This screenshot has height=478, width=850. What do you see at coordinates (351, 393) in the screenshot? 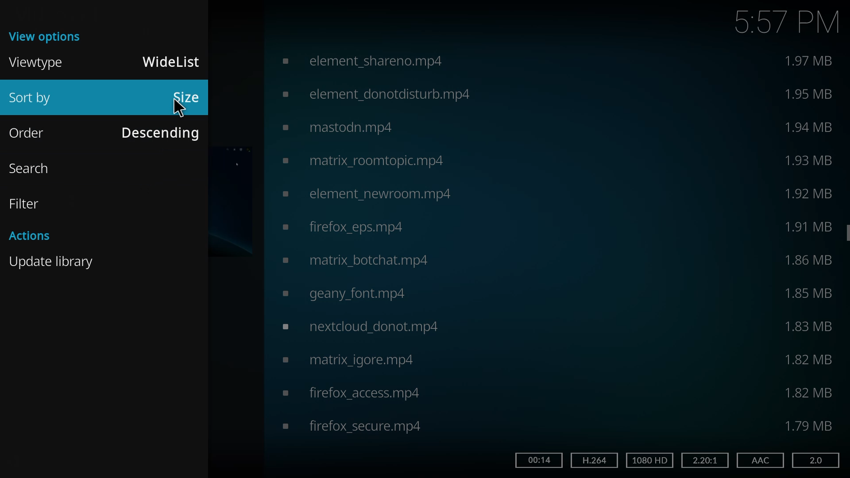
I see `video` at bounding box center [351, 393].